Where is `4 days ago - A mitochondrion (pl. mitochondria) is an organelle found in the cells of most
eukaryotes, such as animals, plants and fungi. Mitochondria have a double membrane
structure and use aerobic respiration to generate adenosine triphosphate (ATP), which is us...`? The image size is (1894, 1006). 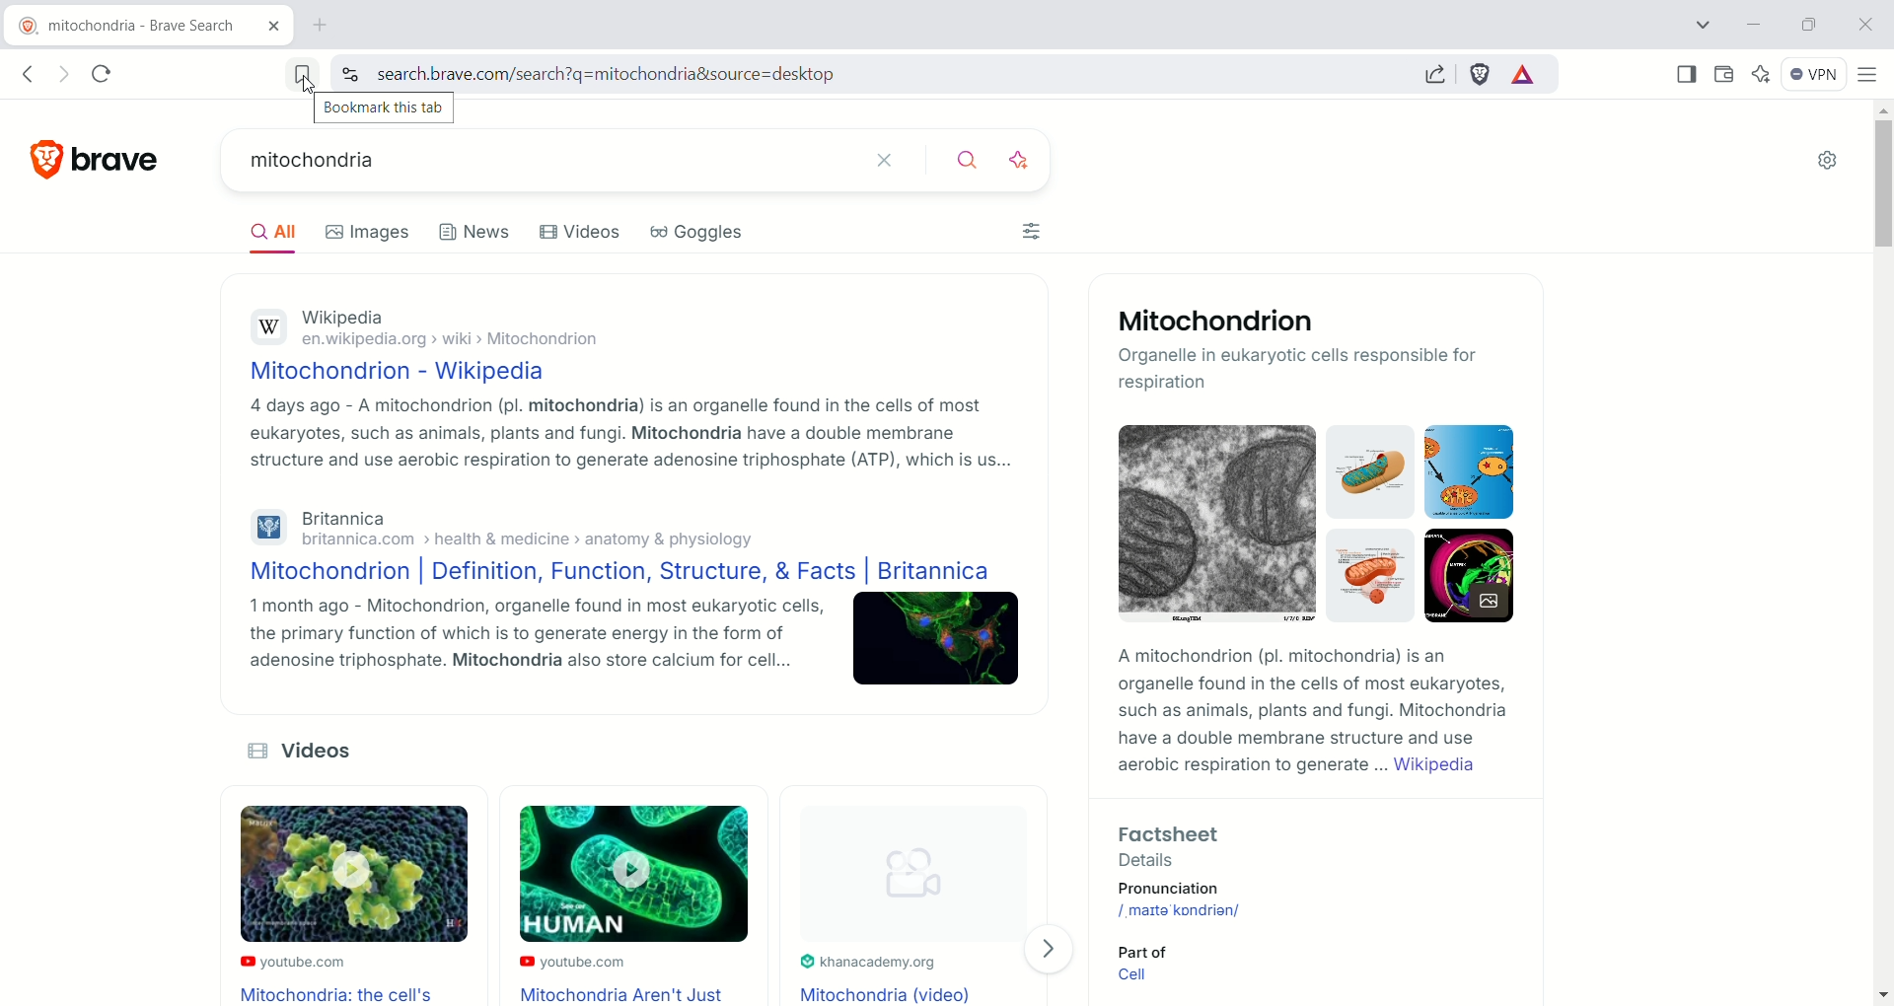
4 days ago - A mitochondrion (pl. mitochondria) is an organelle found in the cells of most
eukaryotes, such as animals, plants and fungi. Mitochondria have a double membrane
structure and use aerobic respiration to generate adenosine triphosphate (ATP), which is us... is located at coordinates (625, 435).